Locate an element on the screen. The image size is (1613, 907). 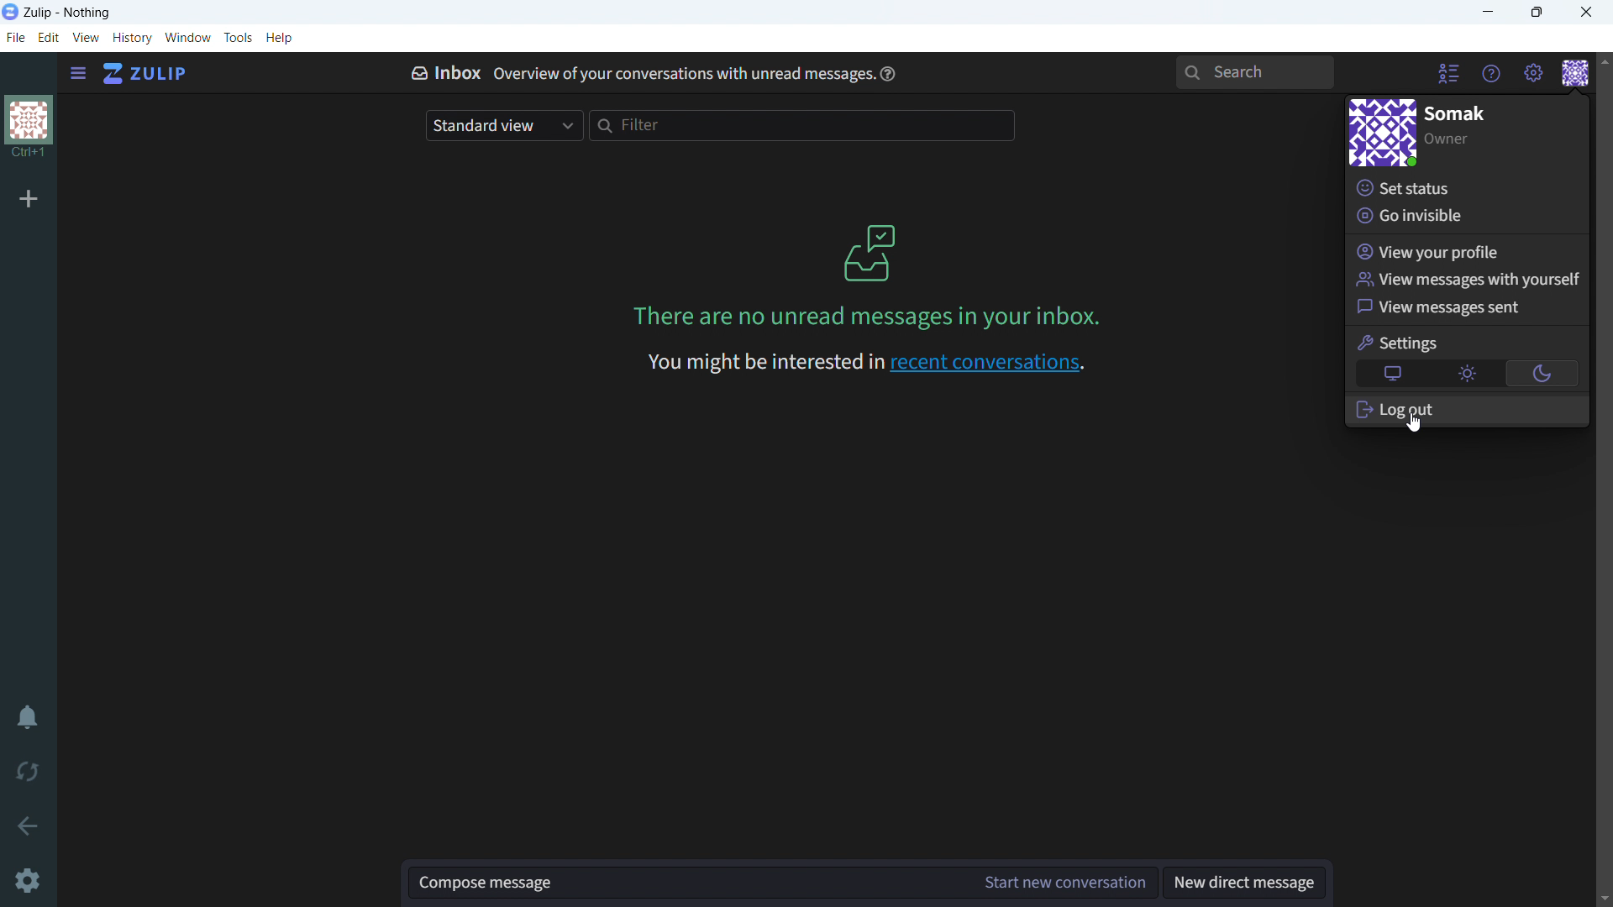
help menu is located at coordinates (1492, 74).